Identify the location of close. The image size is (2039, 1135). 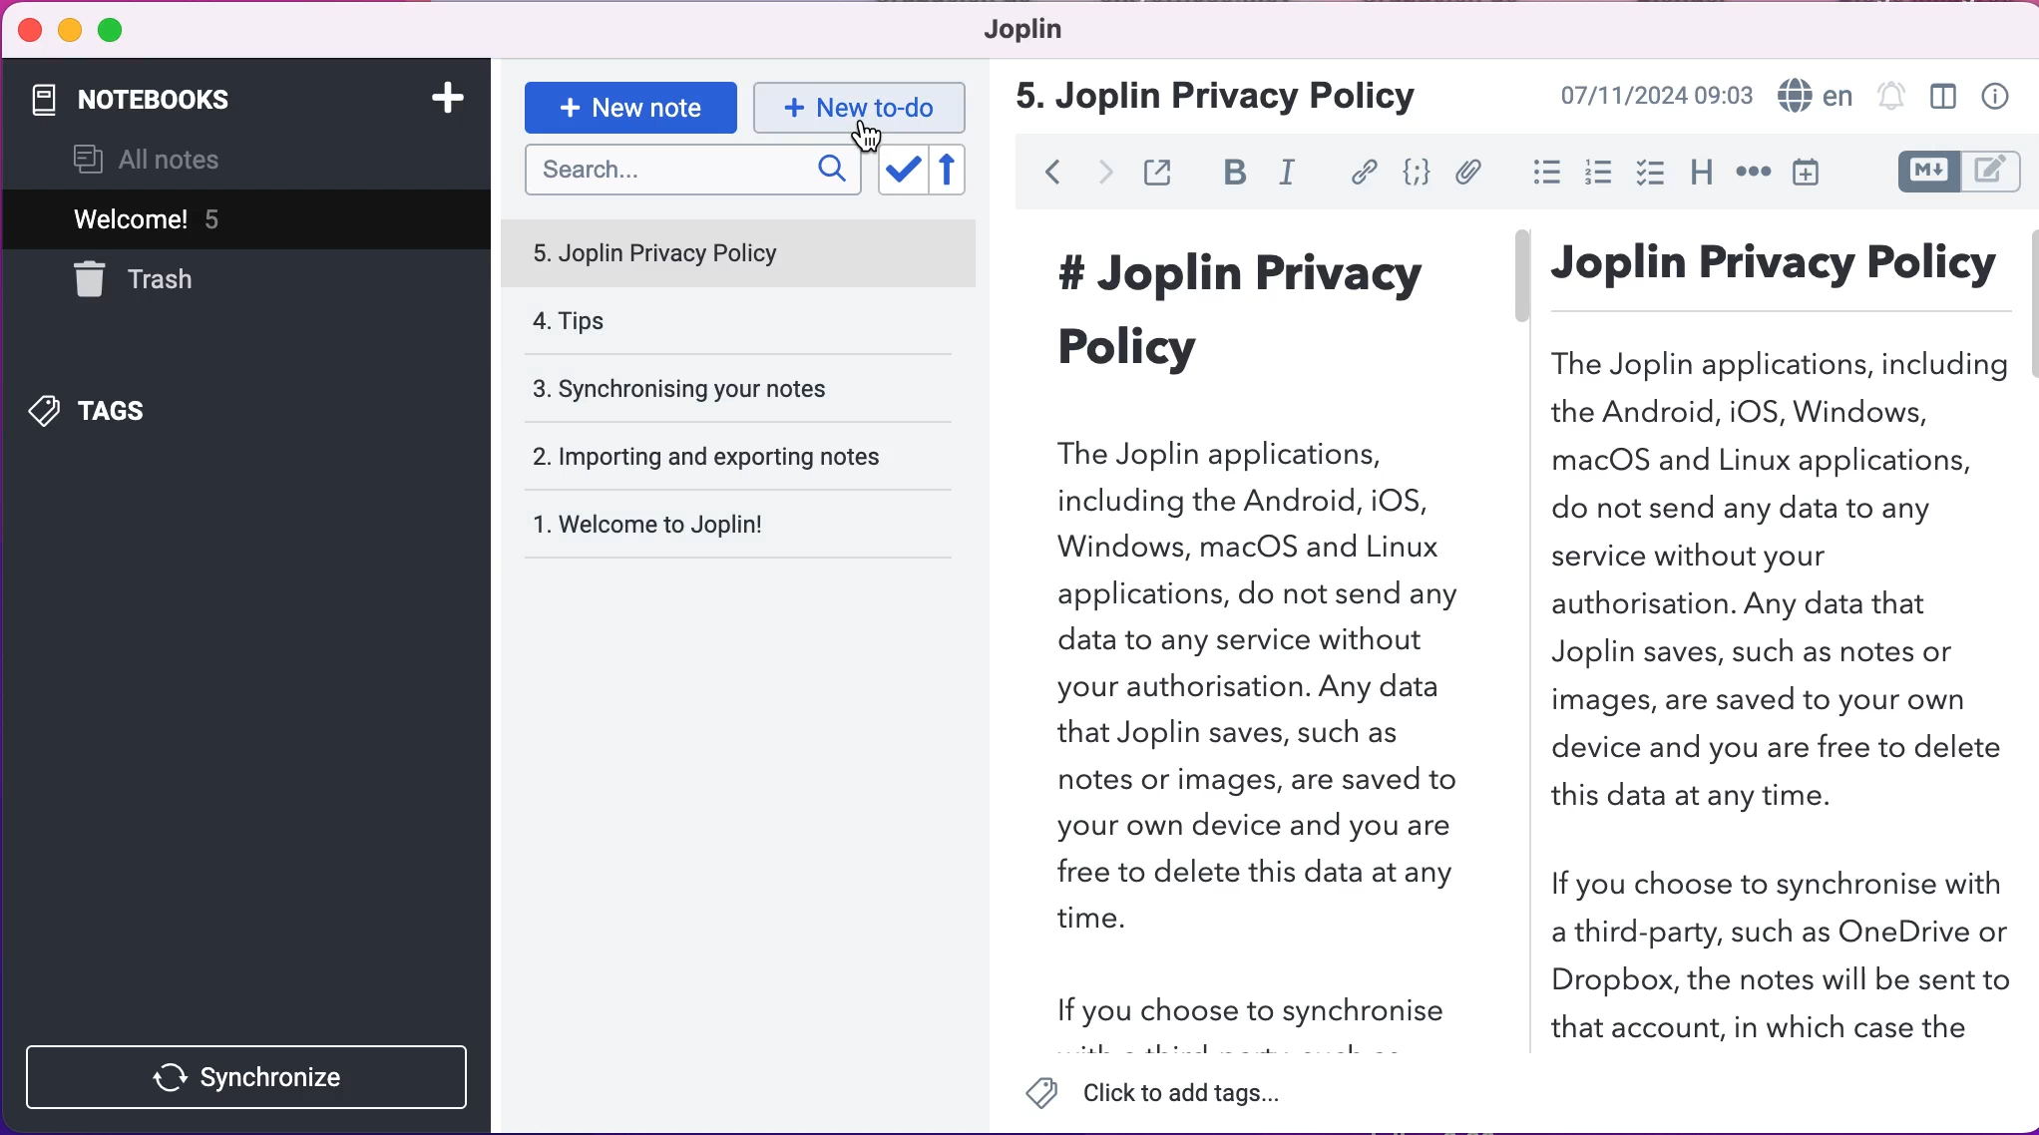
(29, 30).